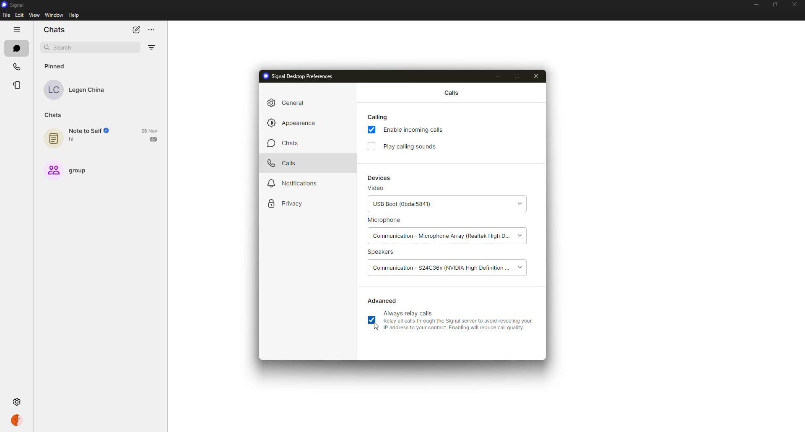 The image size is (805, 432). What do you see at coordinates (89, 91) in the screenshot?
I see `Legen China` at bounding box center [89, 91].